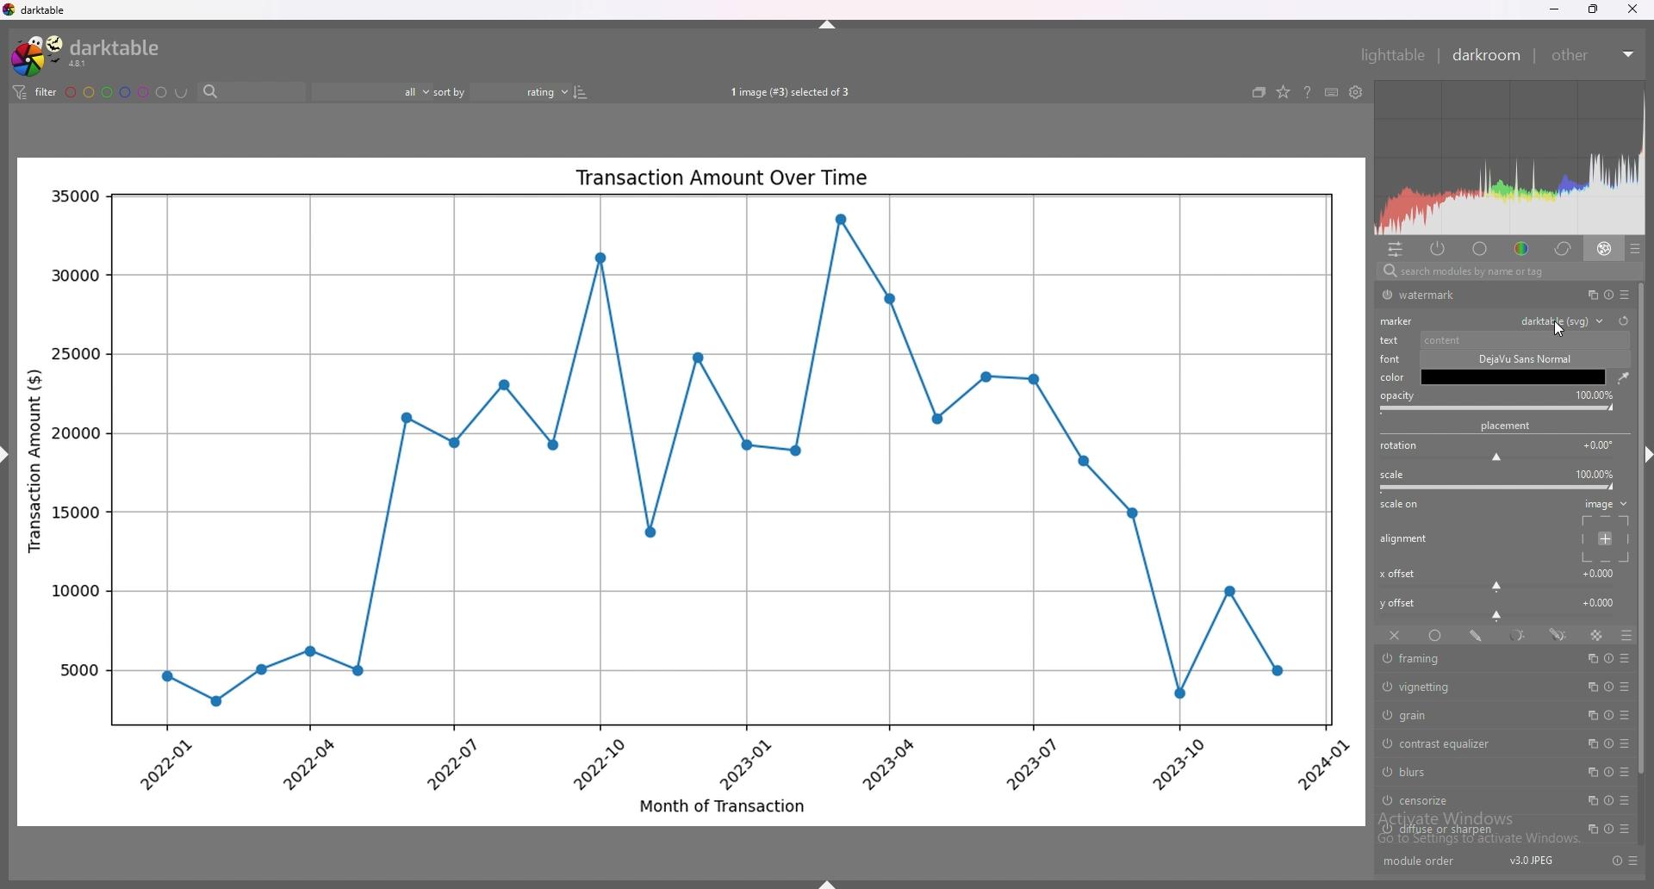 This screenshot has width=1654, height=889. What do you see at coordinates (1595, 55) in the screenshot?
I see `other` at bounding box center [1595, 55].